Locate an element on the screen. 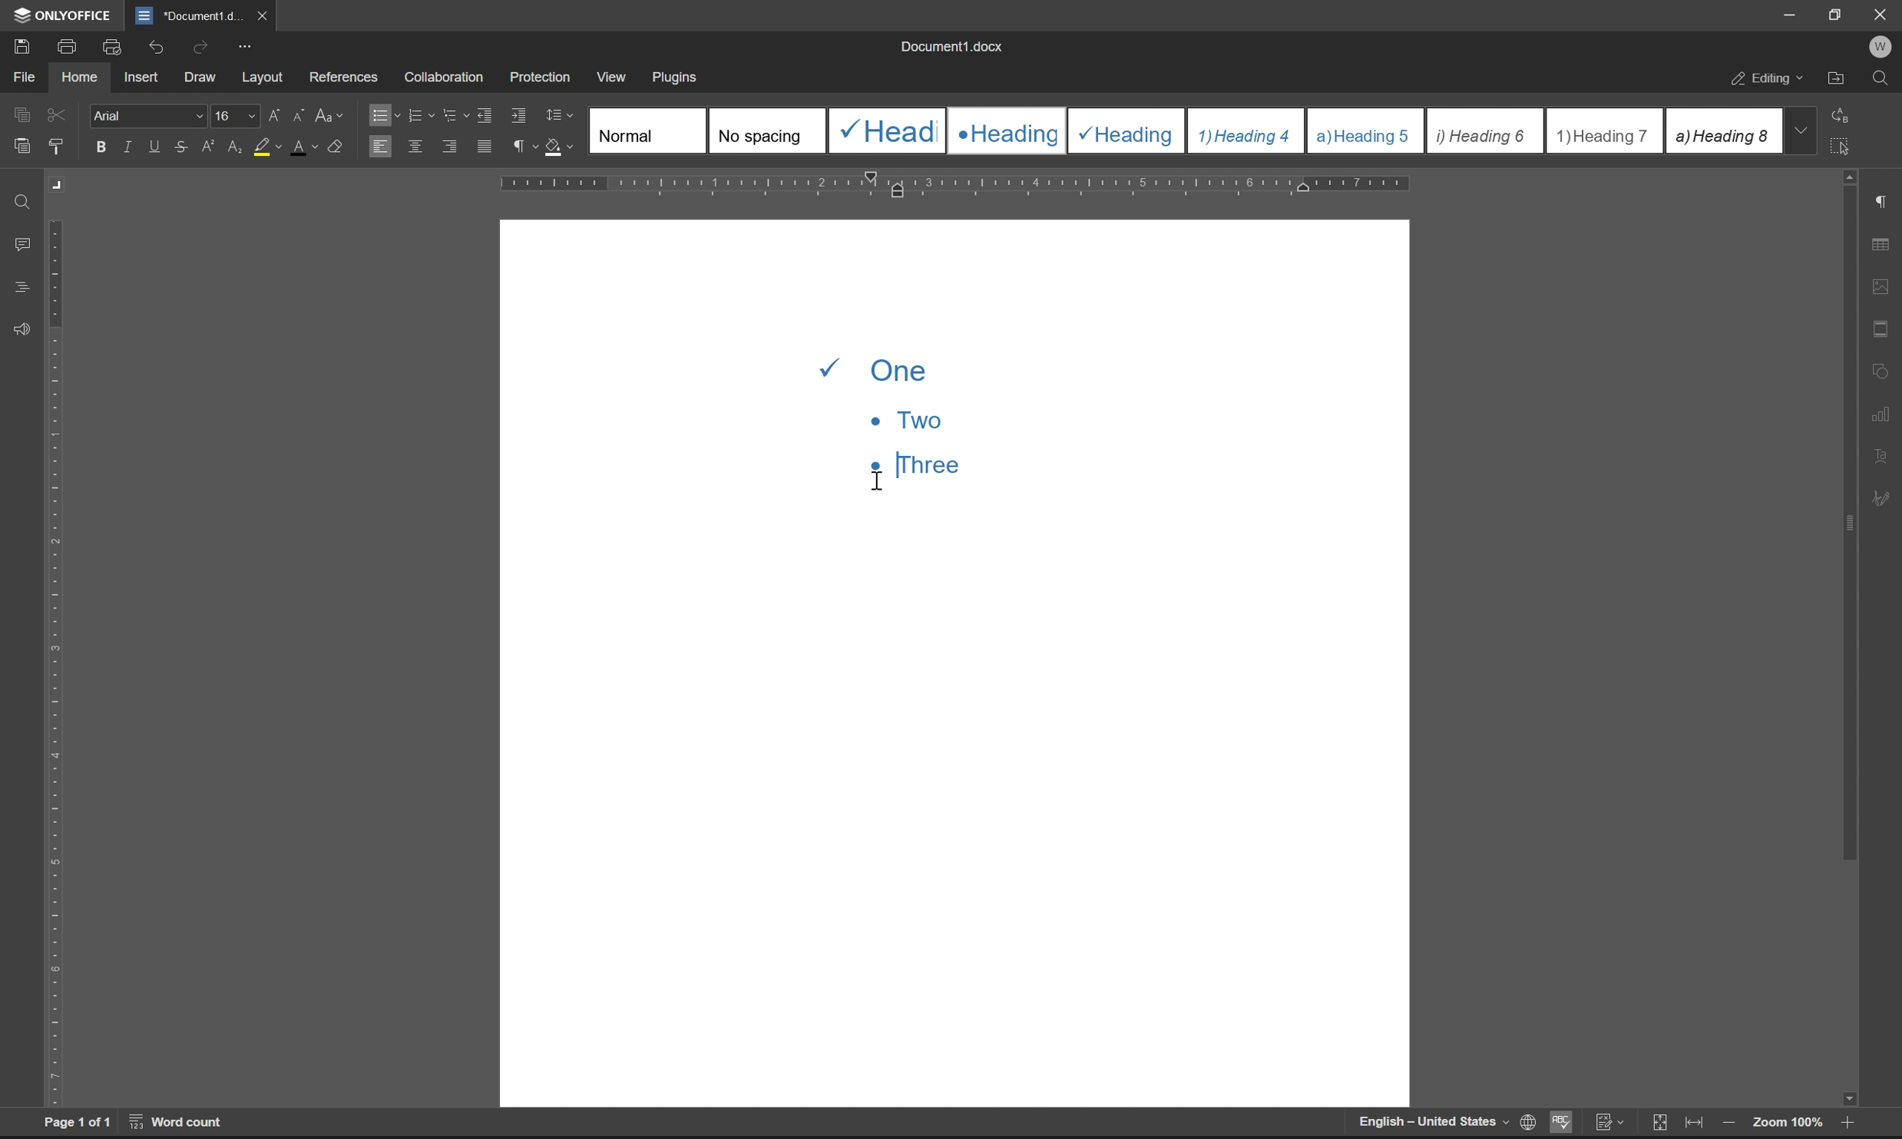 This screenshot has width=1902, height=1139. select all is located at coordinates (1844, 145).